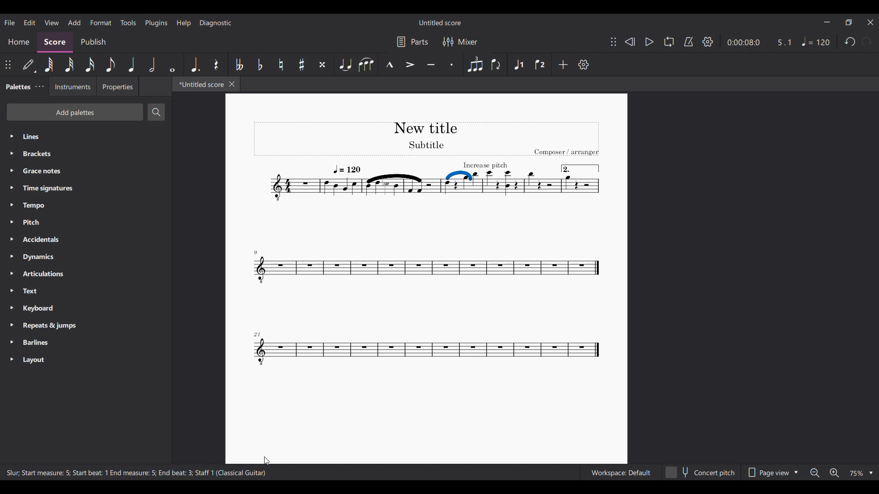  What do you see at coordinates (86, 325) in the screenshot?
I see `Repeats & jumps` at bounding box center [86, 325].